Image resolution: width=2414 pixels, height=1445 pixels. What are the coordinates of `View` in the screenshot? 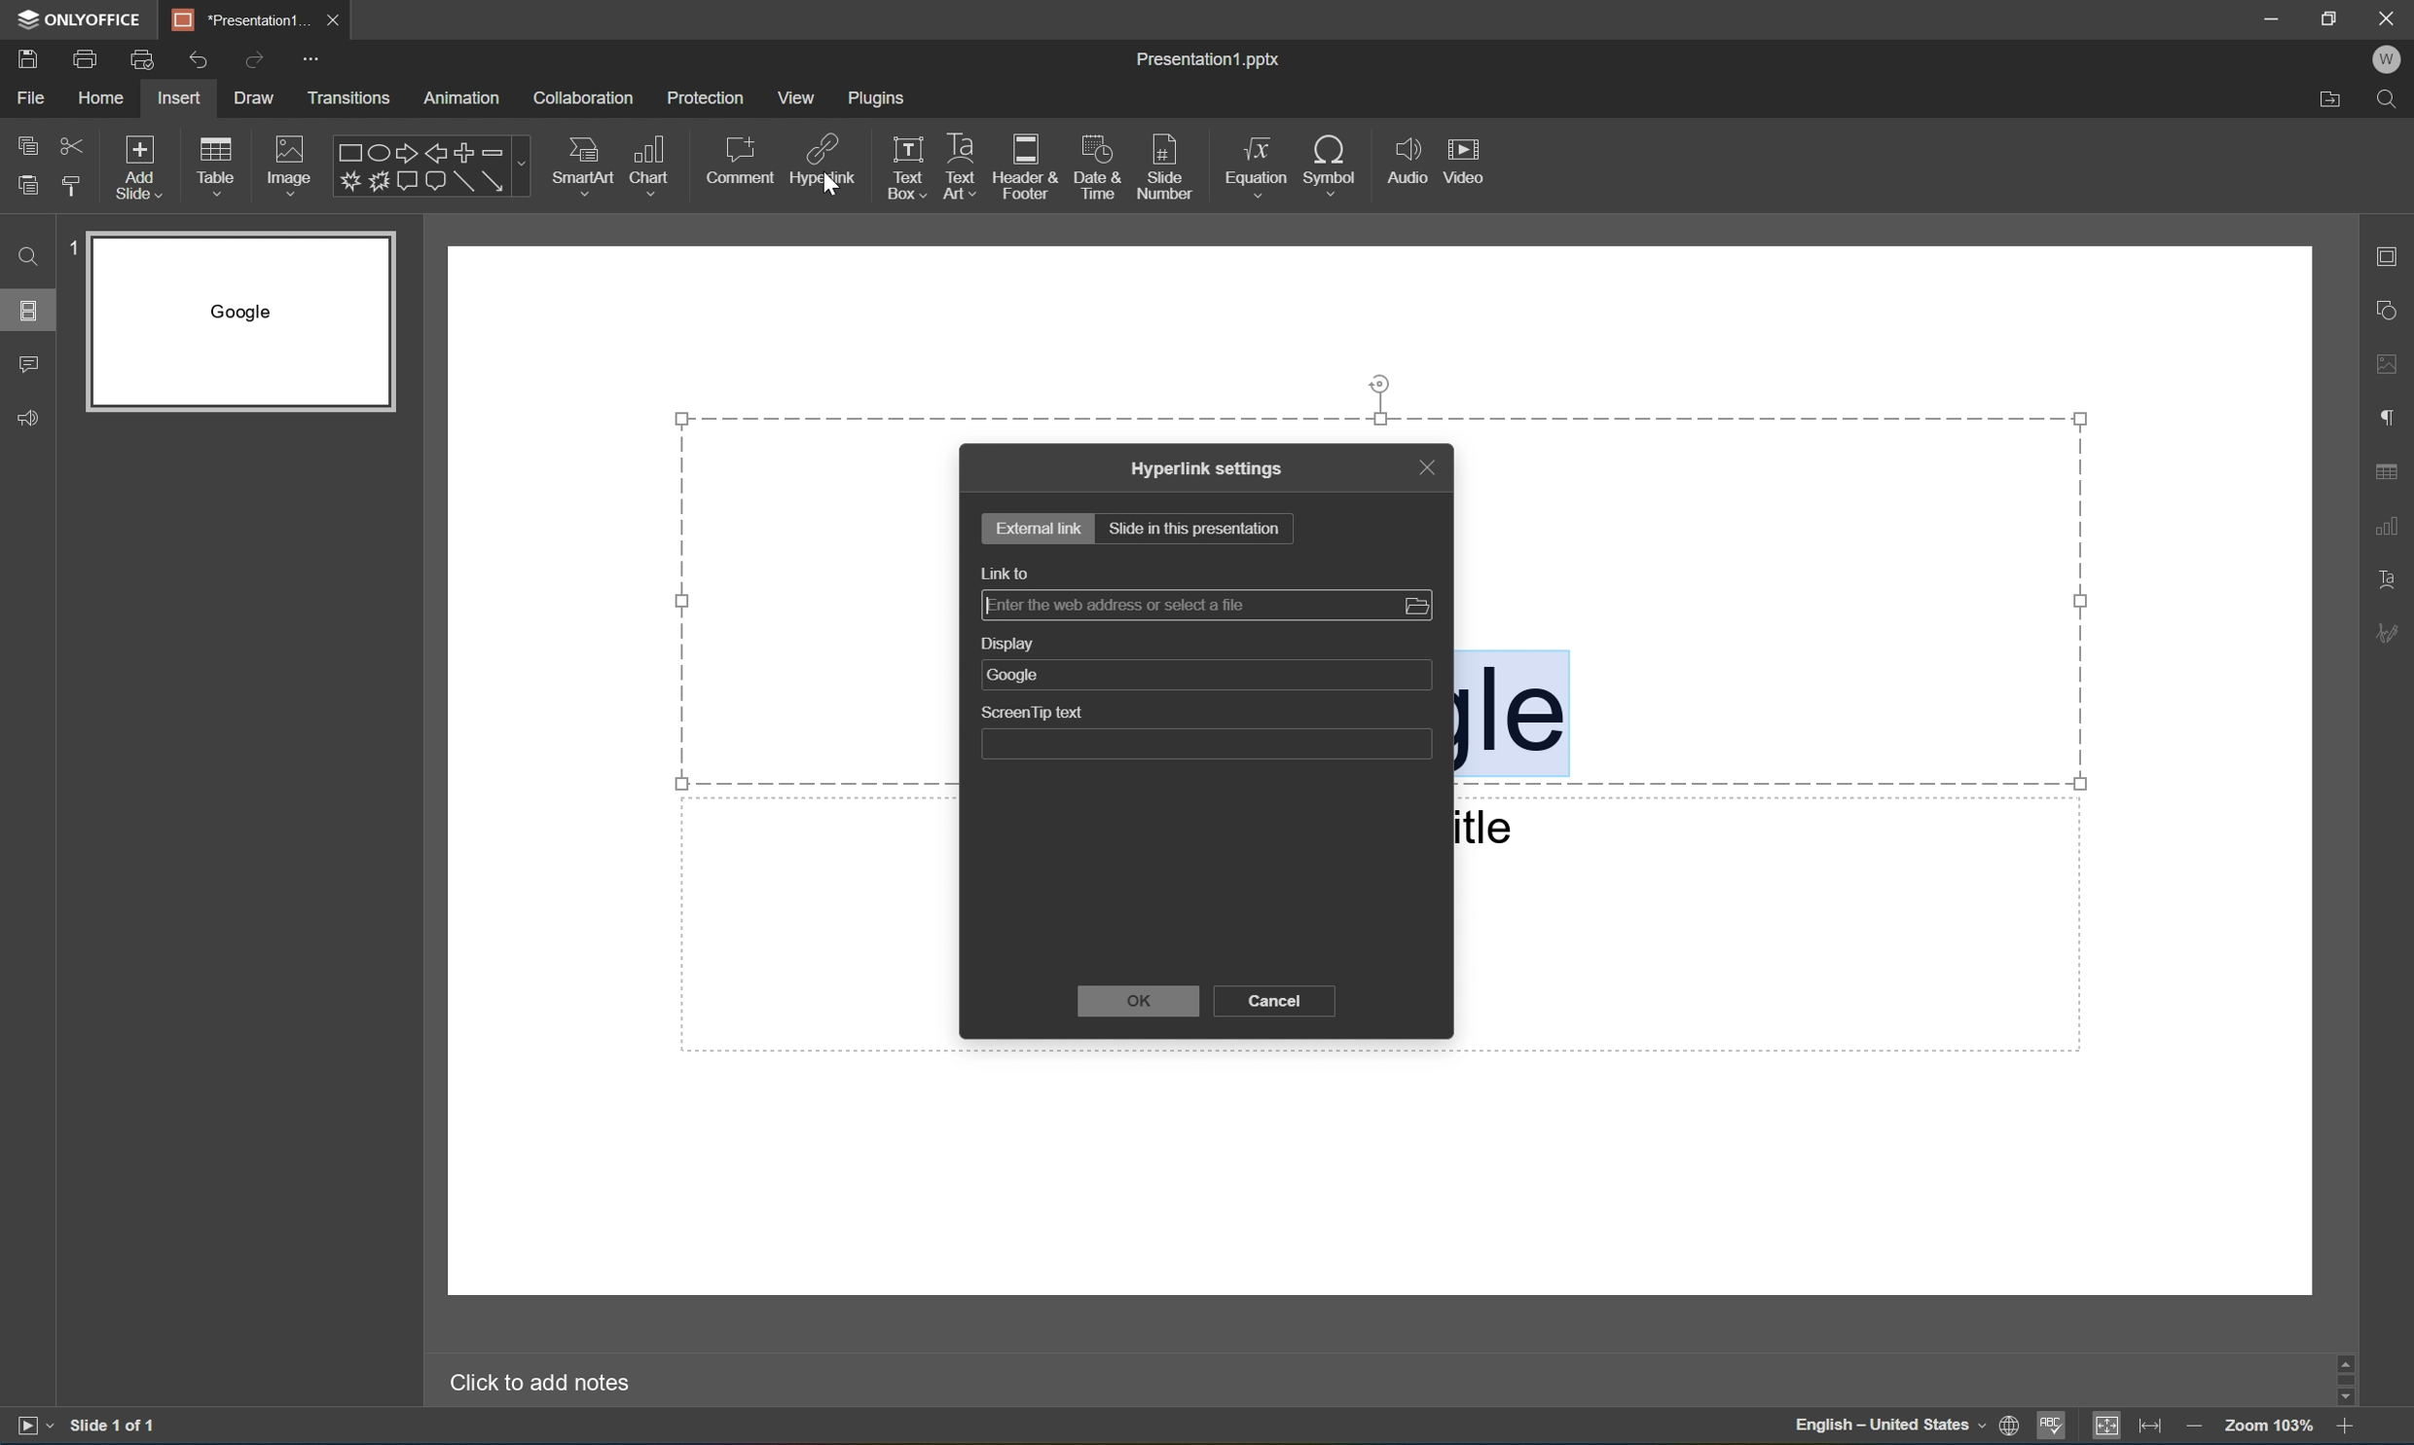 It's located at (796, 97).